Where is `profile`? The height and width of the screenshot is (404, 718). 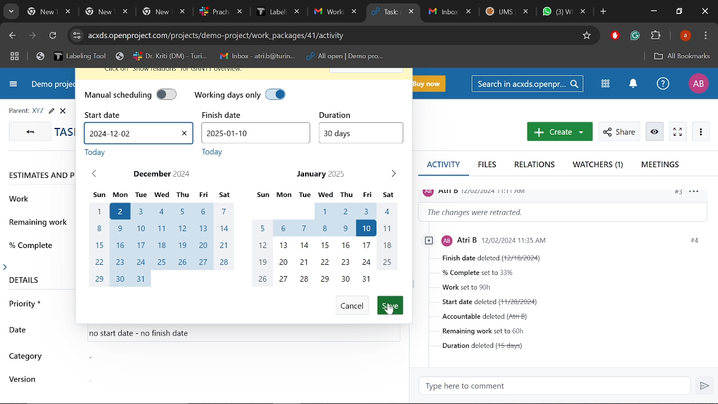
profile is located at coordinates (480, 191).